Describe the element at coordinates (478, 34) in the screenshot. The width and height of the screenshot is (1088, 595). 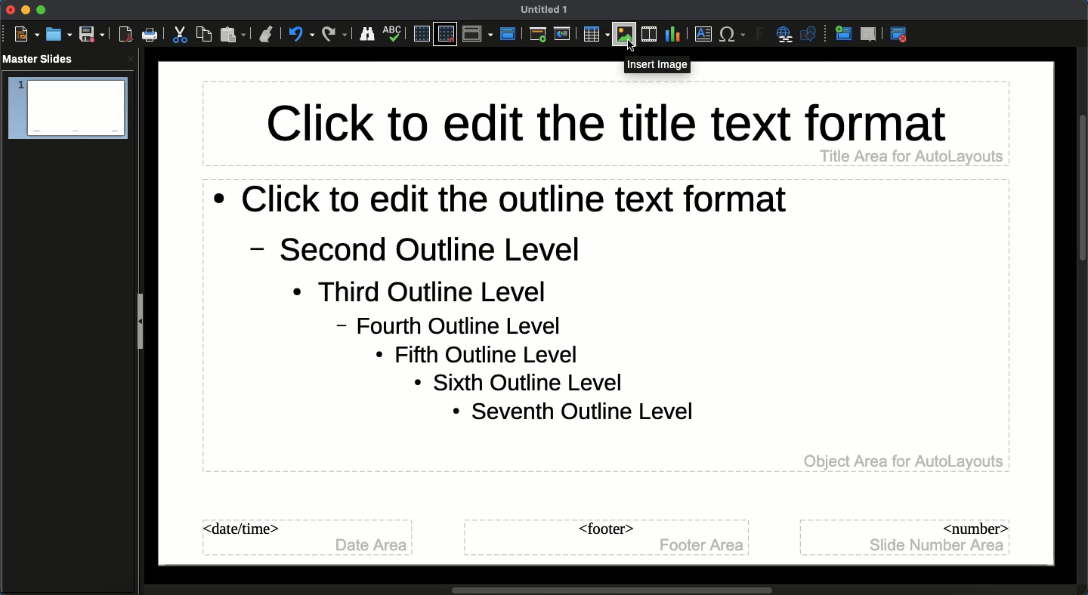
I see `Display views` at that location.